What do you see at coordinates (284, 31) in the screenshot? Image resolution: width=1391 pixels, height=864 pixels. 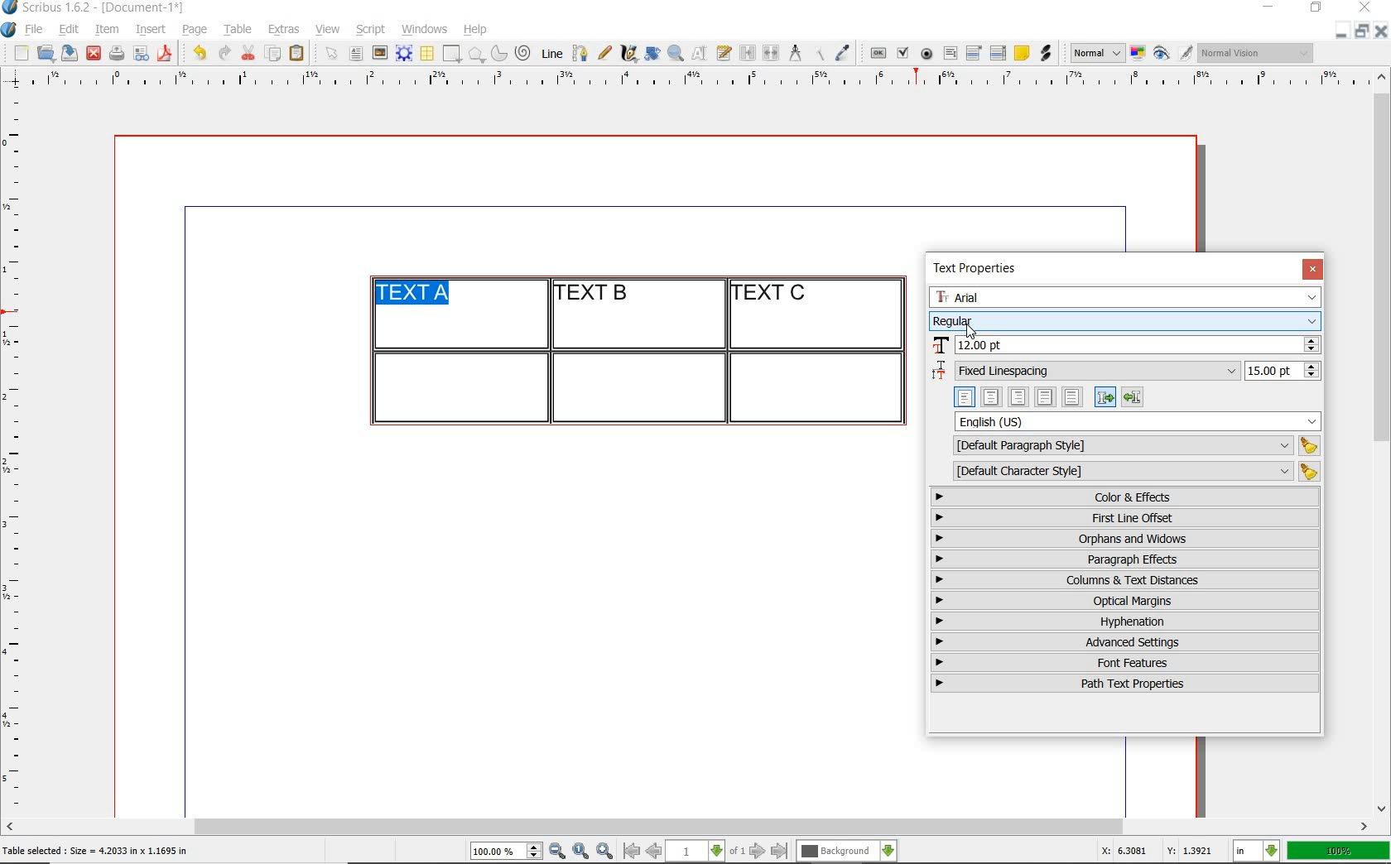 I see `extras` at bounding box center [284, 31].